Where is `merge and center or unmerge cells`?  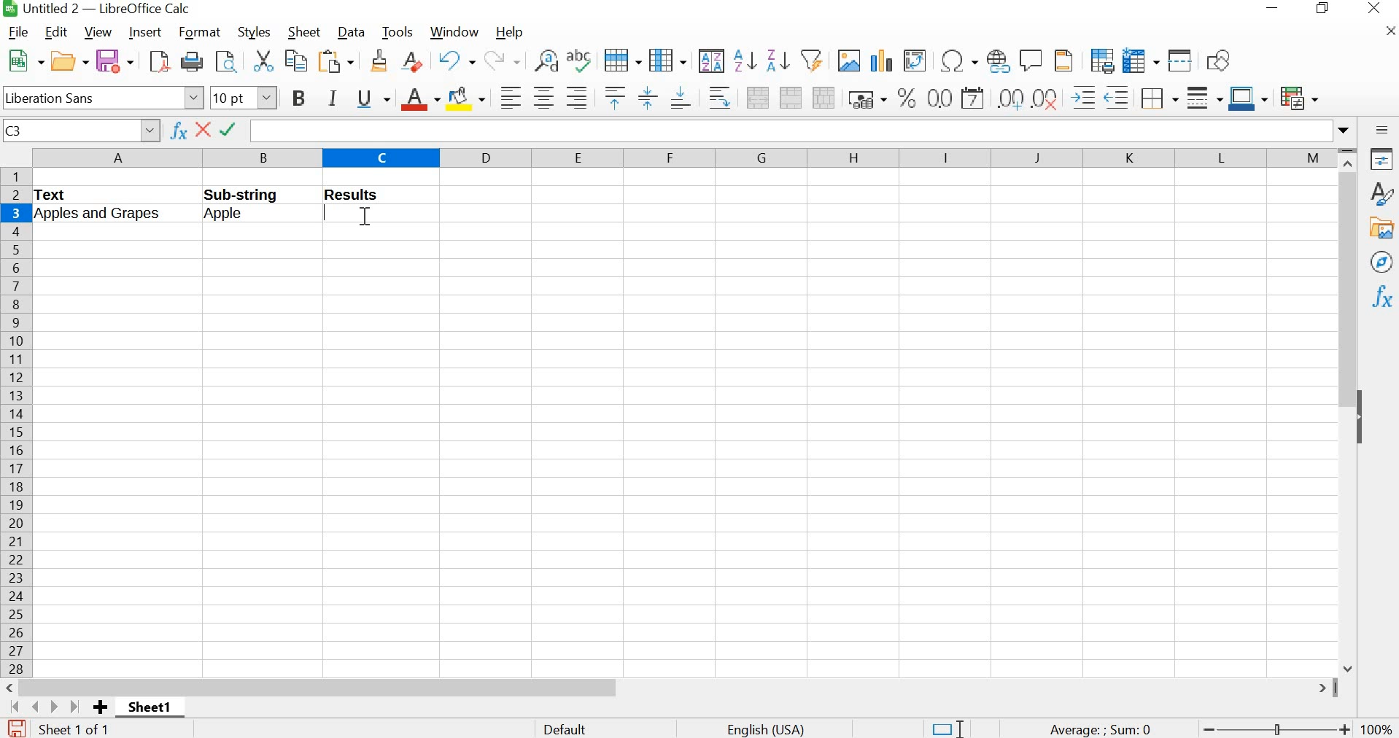
merge and center or unmerge cells is located at coordinates (757, 96).